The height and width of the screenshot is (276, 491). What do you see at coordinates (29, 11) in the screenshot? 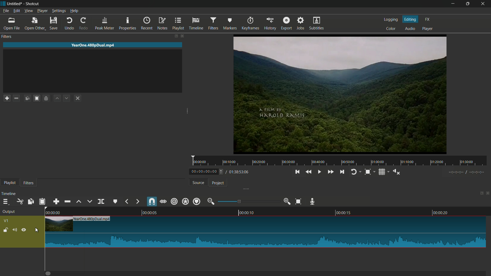
I see `view menu` at bounding box center [29, 11].